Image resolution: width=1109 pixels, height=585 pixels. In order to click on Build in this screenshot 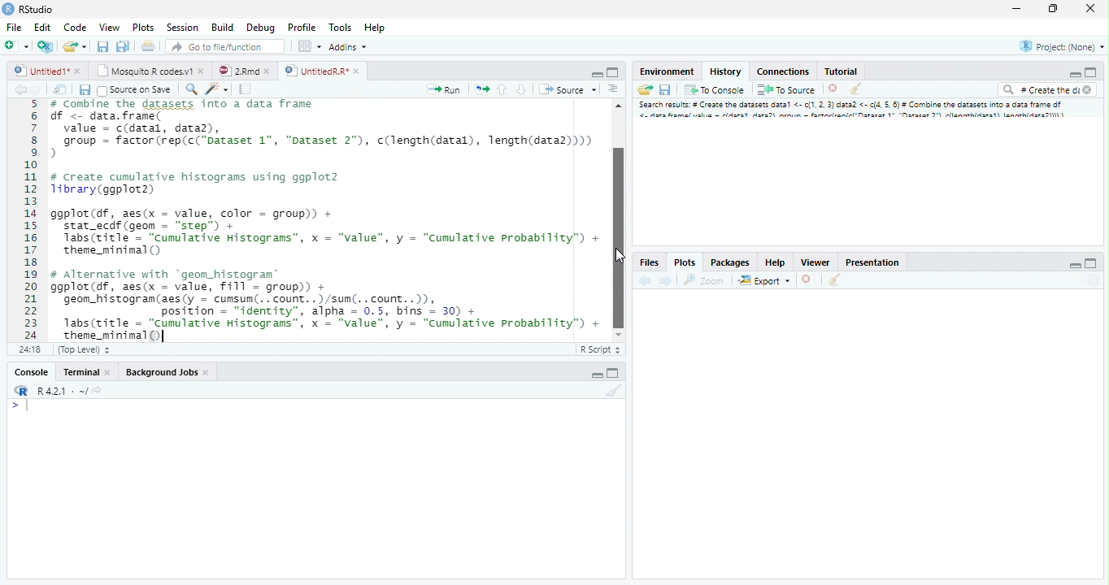, I will do `click(224, 28)`.